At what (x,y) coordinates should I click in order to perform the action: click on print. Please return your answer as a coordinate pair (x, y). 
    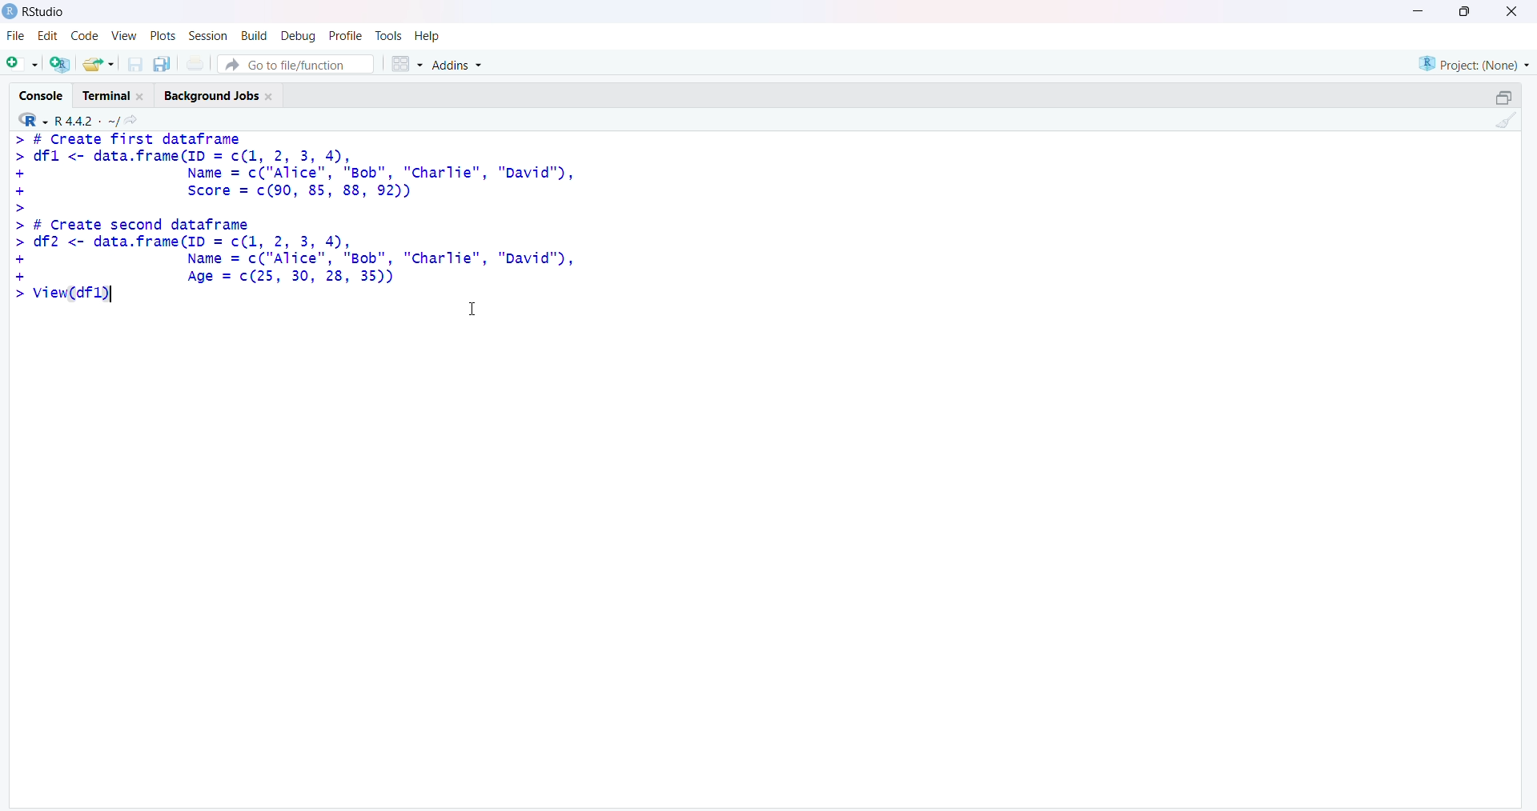
    Looking at the image, I should click on (196, 62).